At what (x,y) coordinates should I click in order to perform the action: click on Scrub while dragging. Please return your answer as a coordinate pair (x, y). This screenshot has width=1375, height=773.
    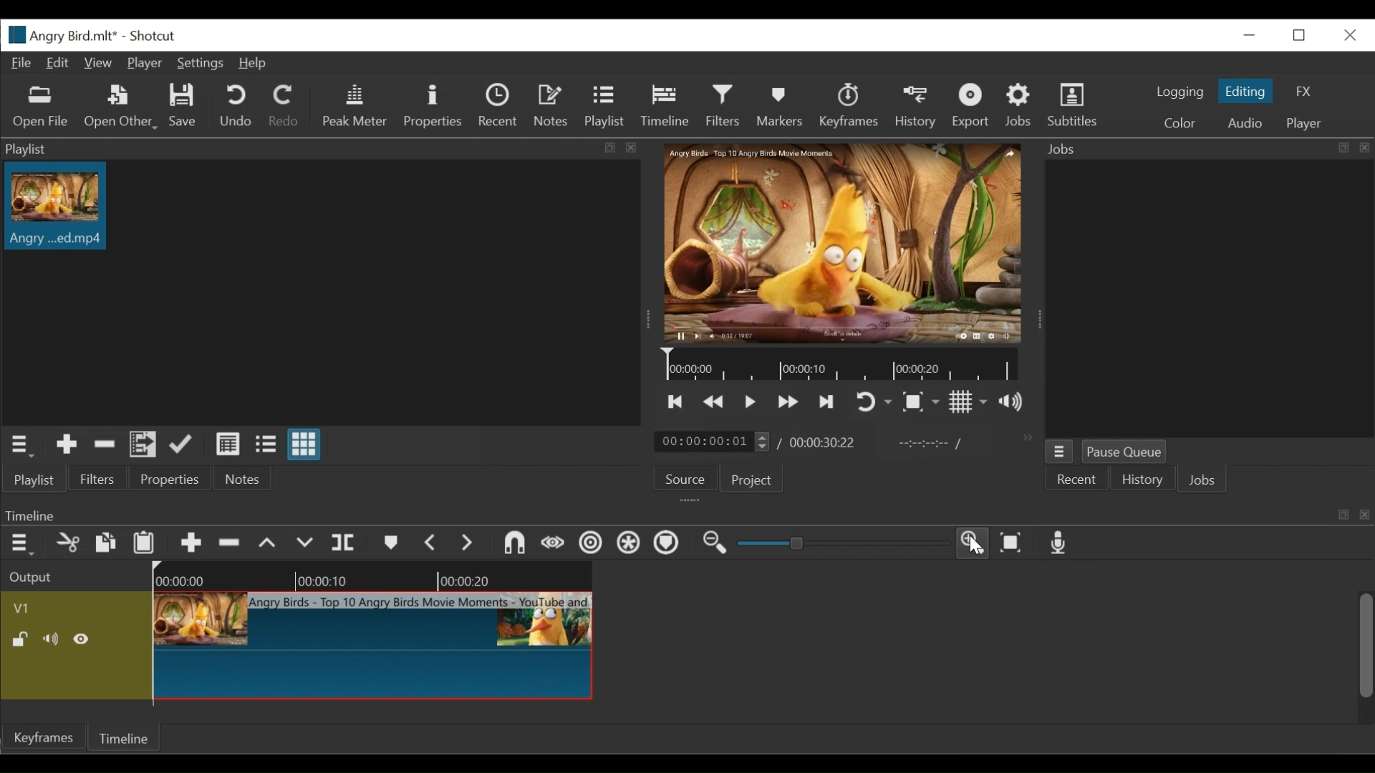
    Looking at the image, I should click on (554, 544).